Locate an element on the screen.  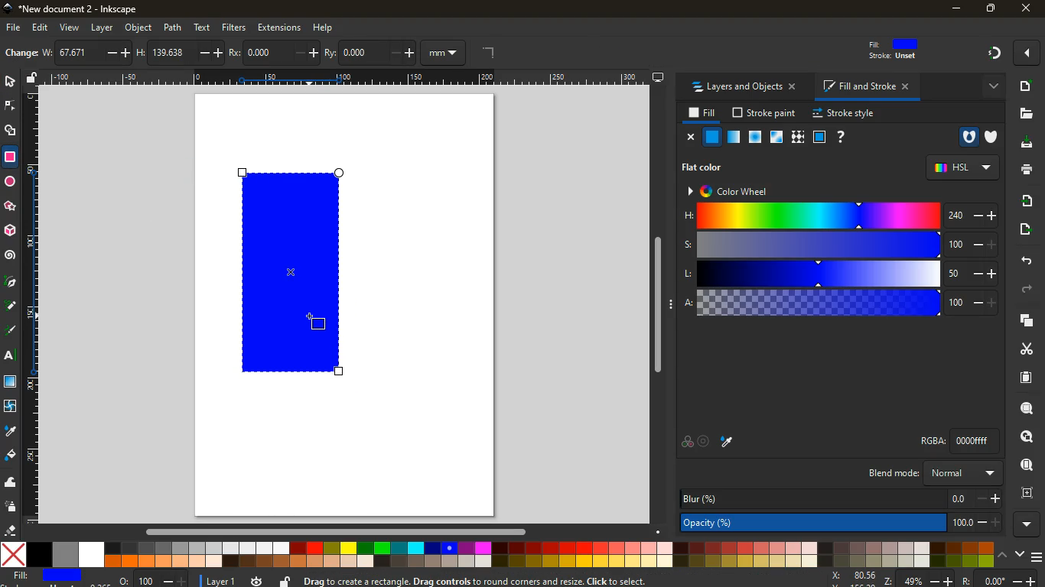
view is located at coordinates (70, 28).